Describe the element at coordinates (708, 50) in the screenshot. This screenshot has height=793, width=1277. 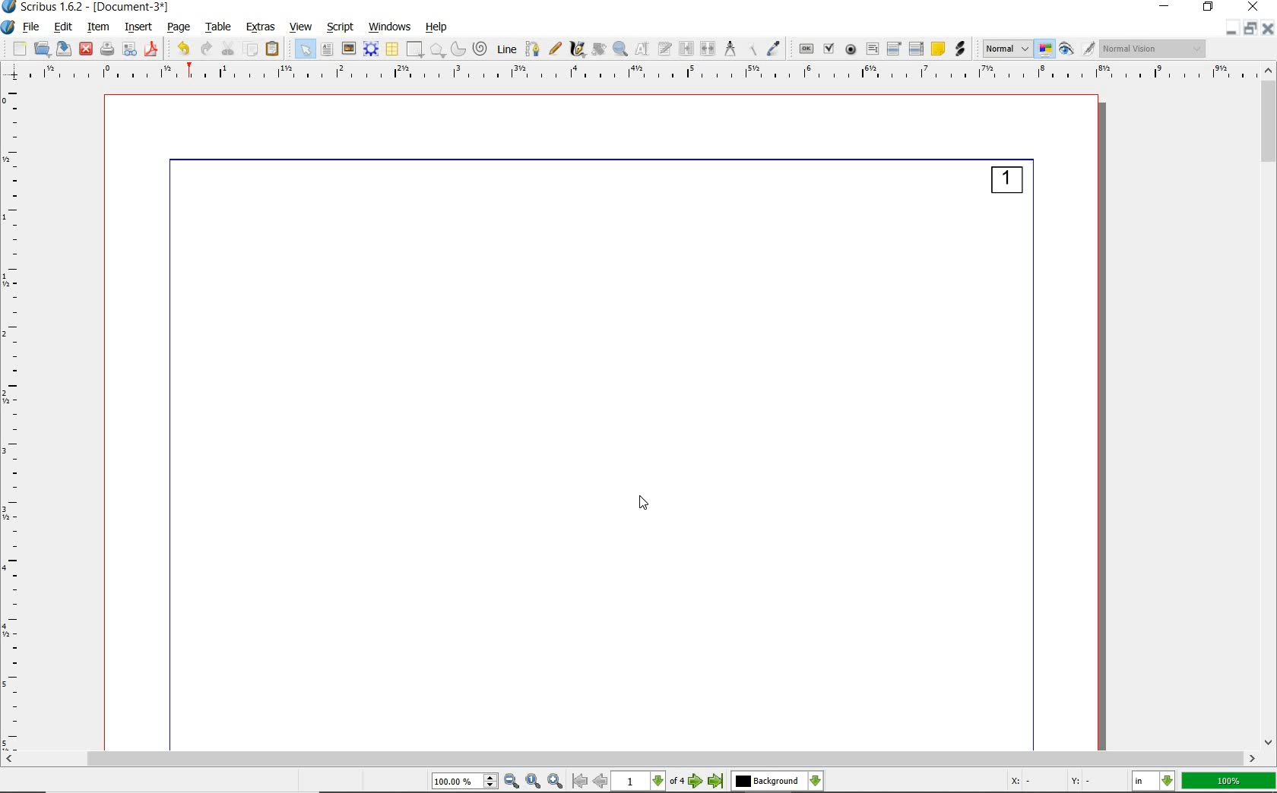
I see `unlink text frames` at that location.